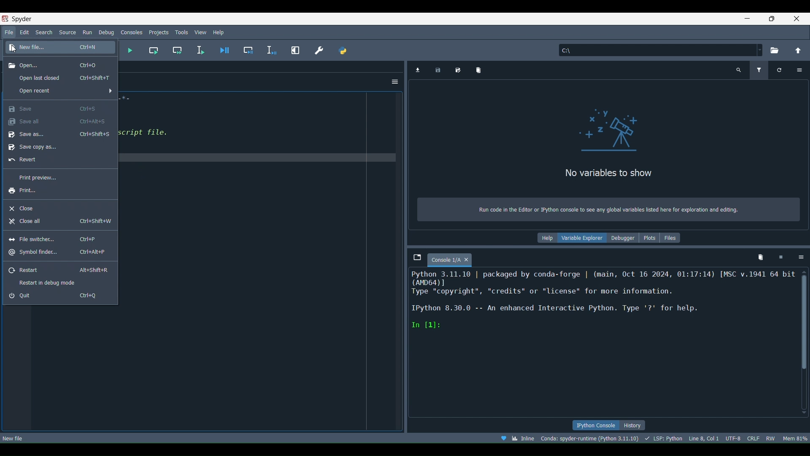 The width and height of the screenshot is (810, 456). Describe the element at coordinates (757, 70) in the screenshot. I see `Filter variables` at that location.